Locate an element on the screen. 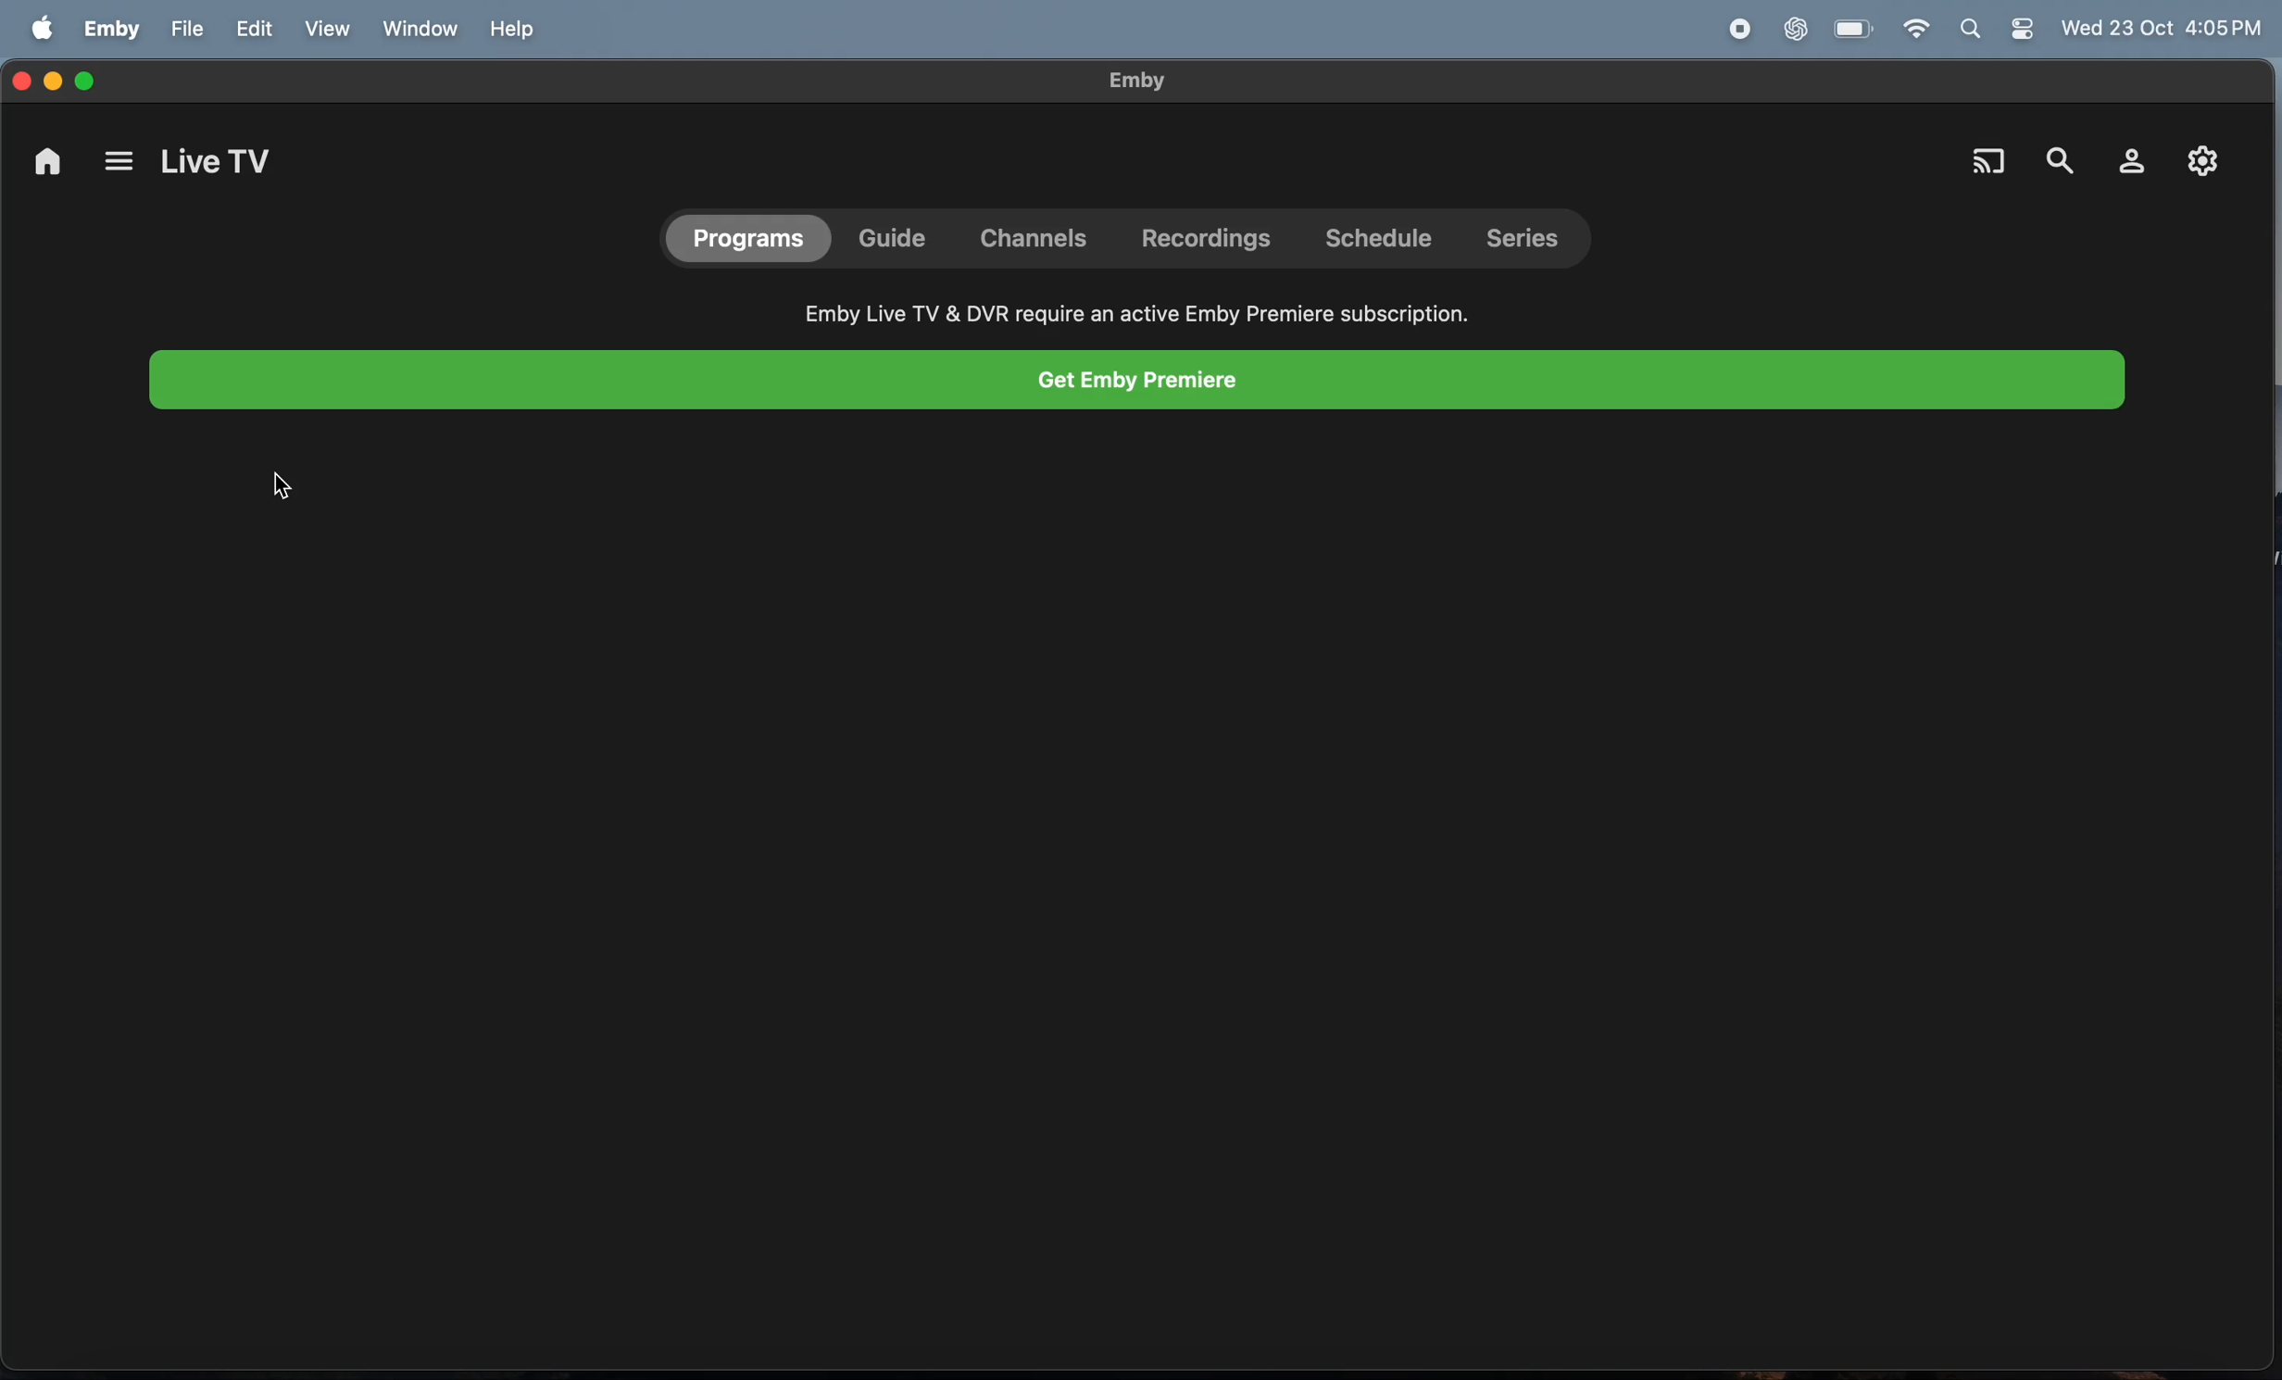 Image resolution: width=2282 pixels, height=1380 pixels. emby is located at coordinates (113, 28).